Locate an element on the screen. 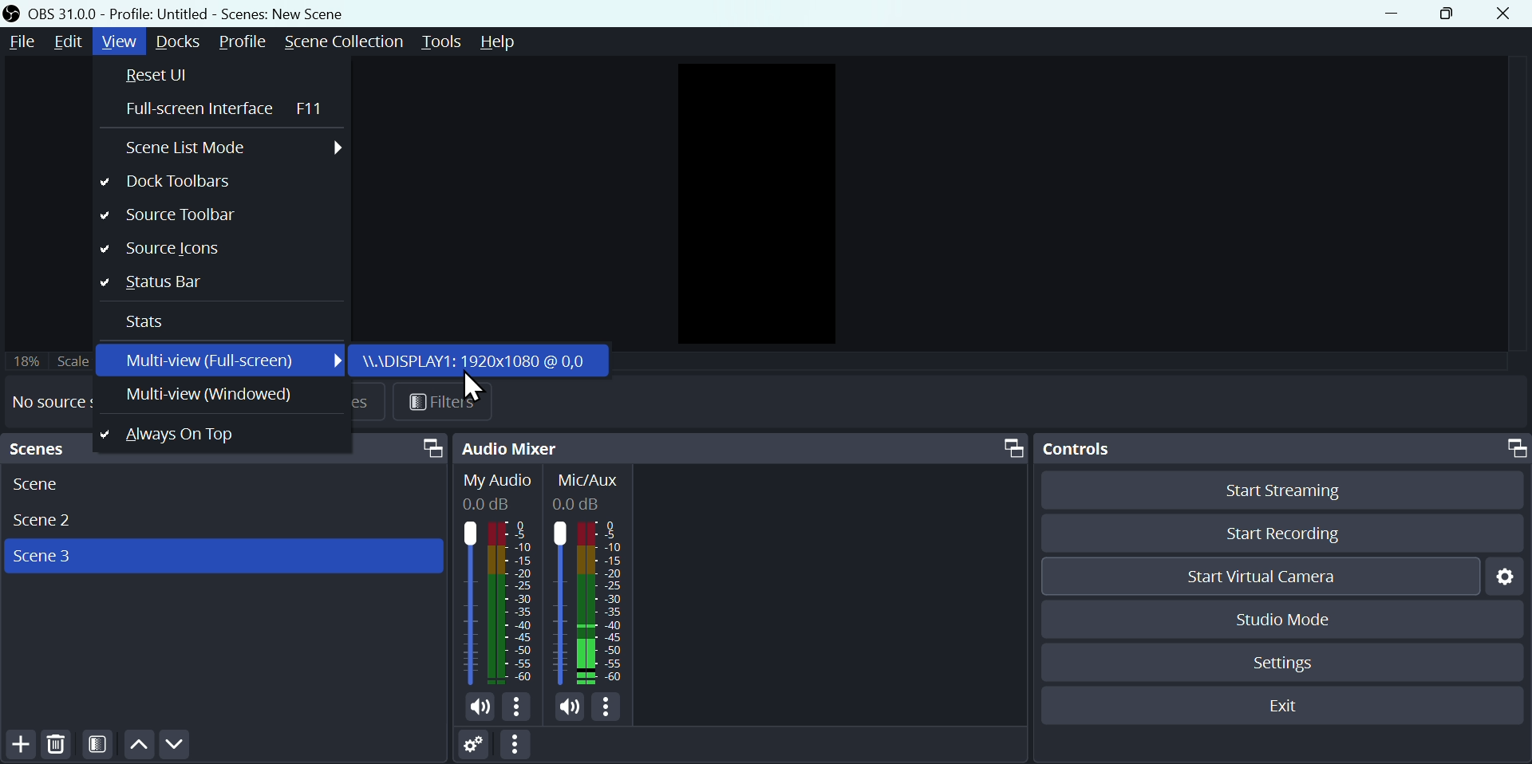 The image size is (1532, 764). Source toolbar is located at coordinates (215, 215).